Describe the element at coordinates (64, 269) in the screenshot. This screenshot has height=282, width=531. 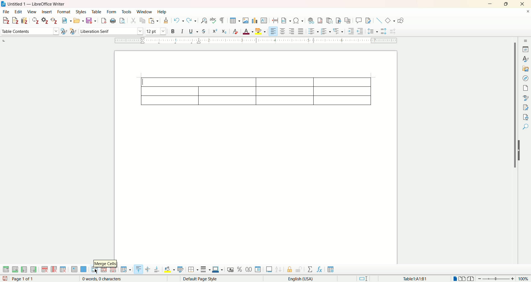
I see `delete table` at that location.